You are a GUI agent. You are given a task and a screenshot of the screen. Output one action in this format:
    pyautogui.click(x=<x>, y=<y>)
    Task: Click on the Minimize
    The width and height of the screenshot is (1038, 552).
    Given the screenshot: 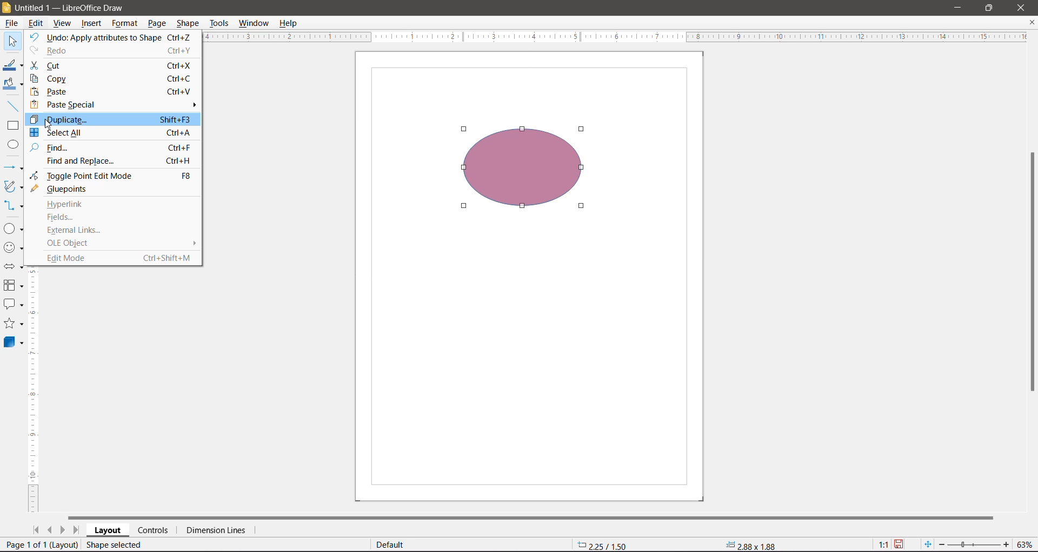 What is the action you would take?
    pyautogui.click(x=959, y=8)
    